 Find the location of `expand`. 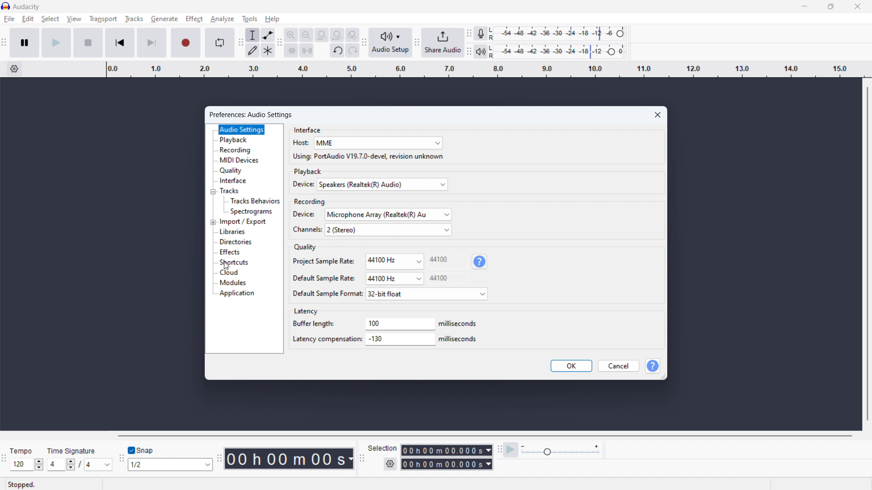

expand is located at coordinates (213, 222).